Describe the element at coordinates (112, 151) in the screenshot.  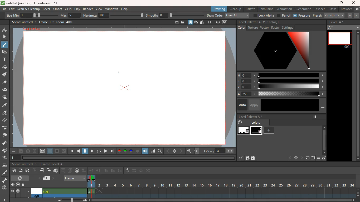
I see `forward` at that location.